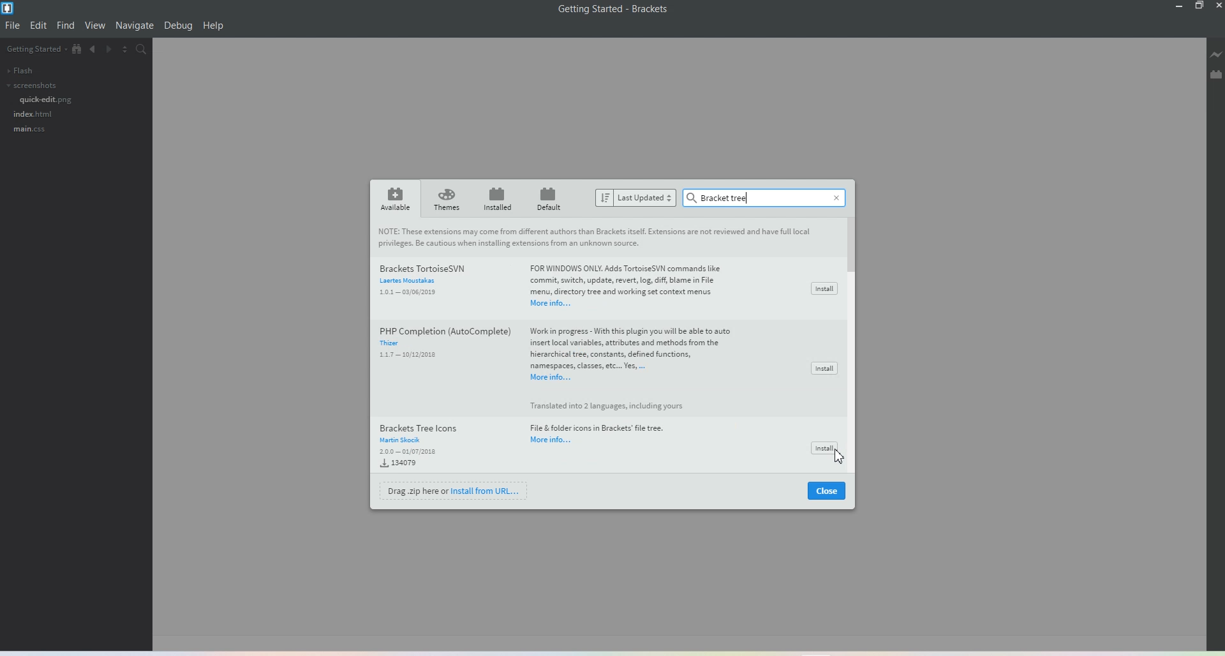 The image size is (1225, 656). I want to click on Install, so click(823, 288).